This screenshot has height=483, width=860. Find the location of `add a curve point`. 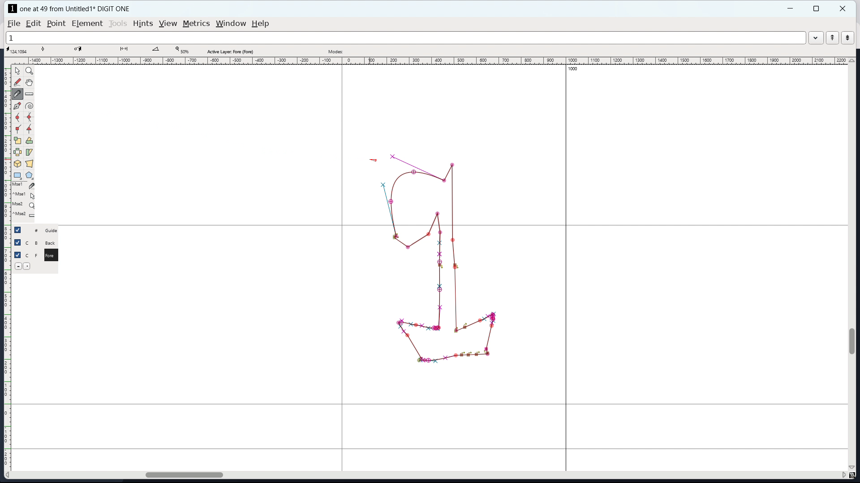

add a curve point is located at coordinates (17, 118).